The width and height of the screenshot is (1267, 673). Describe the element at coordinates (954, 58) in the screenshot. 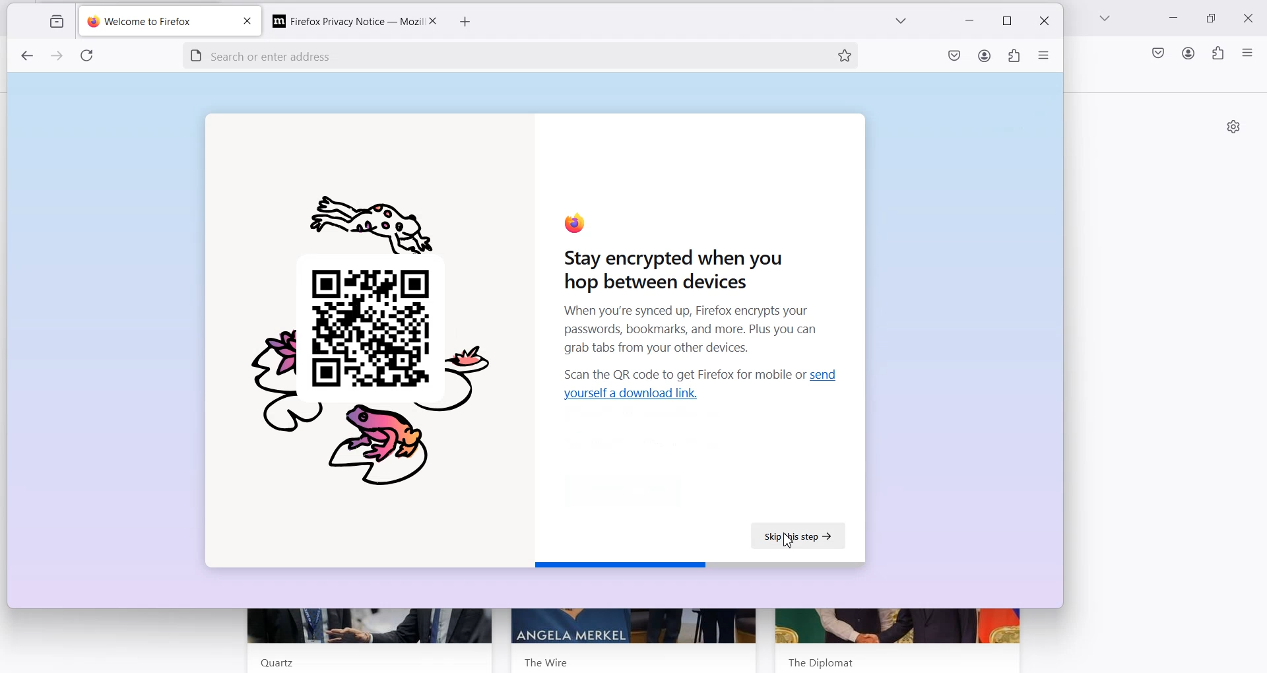

I see `save to pocket` at that location.